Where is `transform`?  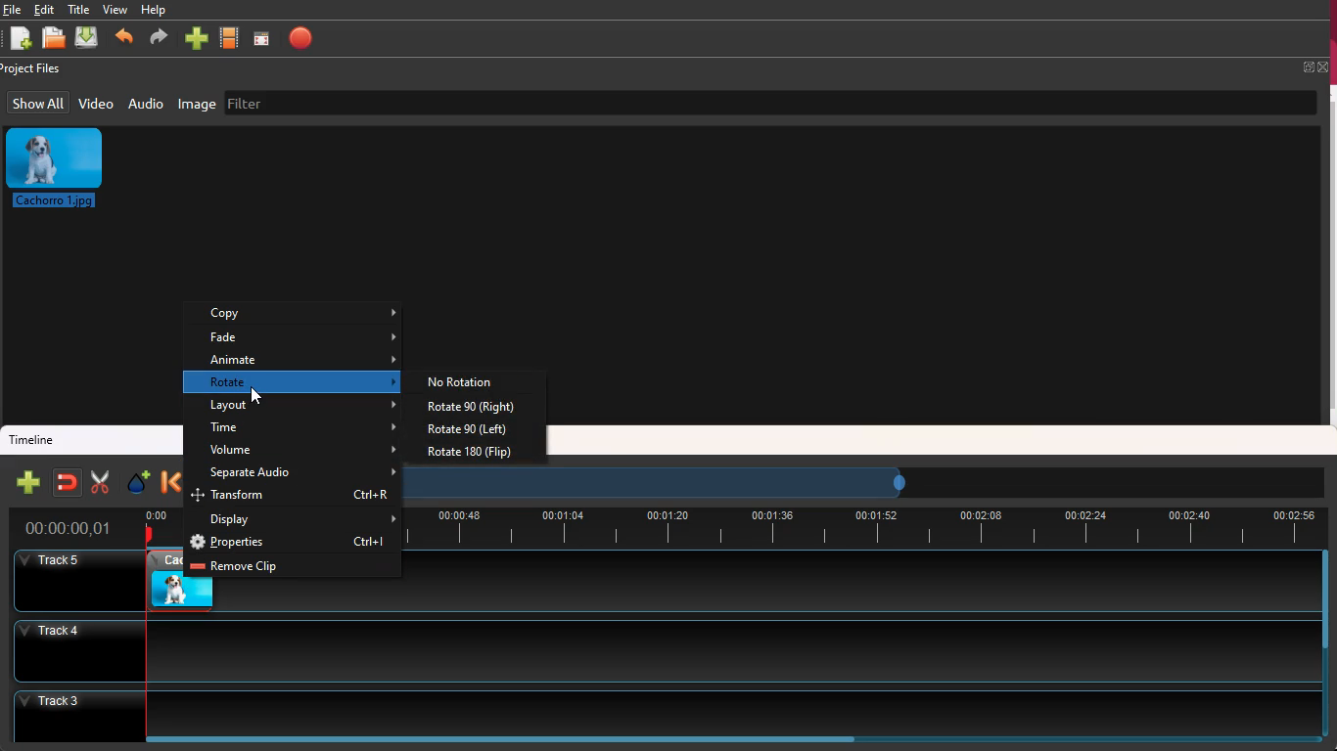
transform is located at coordinates (292, 498).